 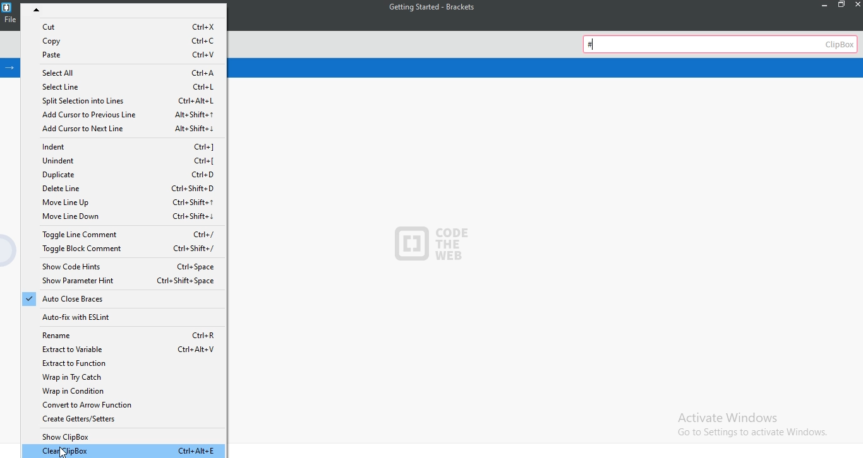 What do you see at coordinates (7, 7) in the screenshot?
I see `Logo` at bounding box center [7, 7].